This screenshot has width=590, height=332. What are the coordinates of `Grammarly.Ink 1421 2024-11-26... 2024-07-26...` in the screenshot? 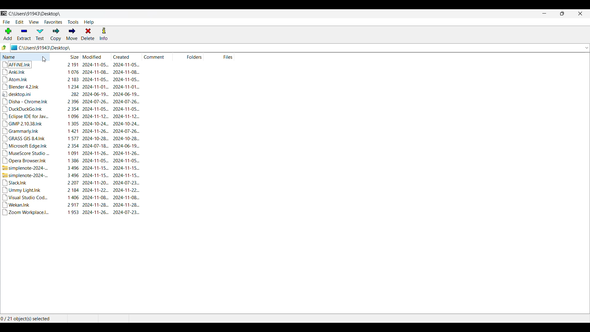 It's located at (71, 131).